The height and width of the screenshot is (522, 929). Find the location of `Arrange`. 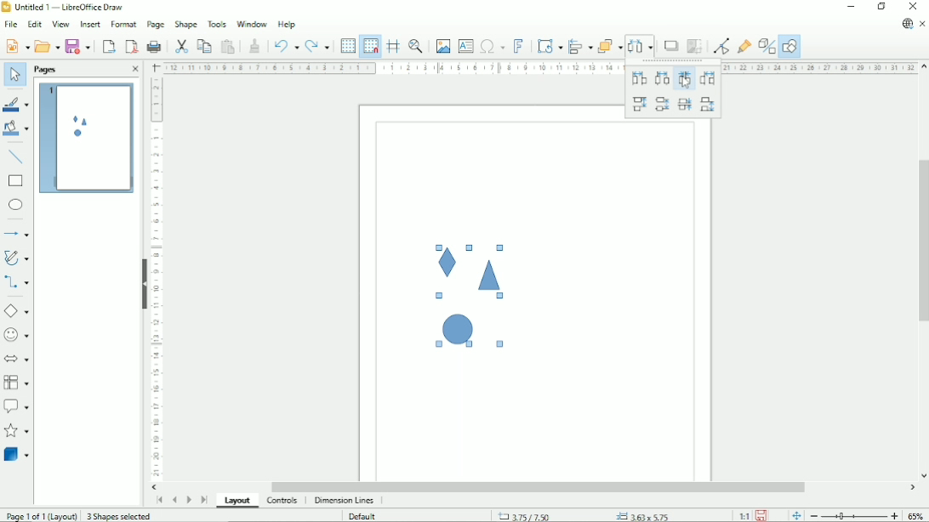

Arrange is located at coordinates (611, 46).